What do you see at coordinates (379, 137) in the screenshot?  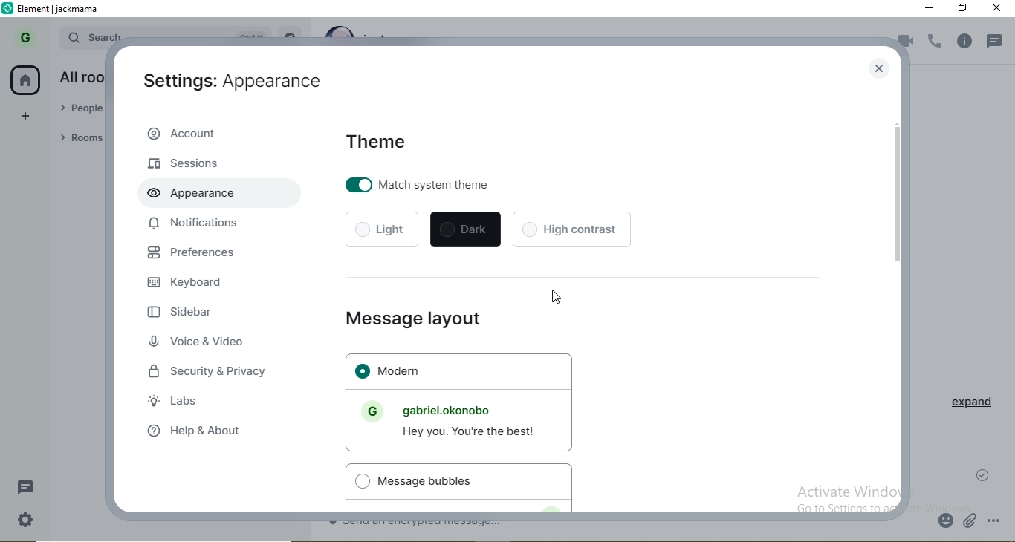 I see `theme` at bounding box center [379, 137].